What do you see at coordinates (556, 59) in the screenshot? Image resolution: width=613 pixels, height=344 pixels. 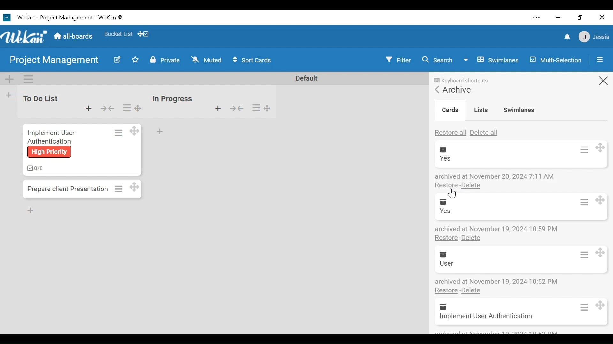 I see `Multi-selection` at bounding box center [556, 59].